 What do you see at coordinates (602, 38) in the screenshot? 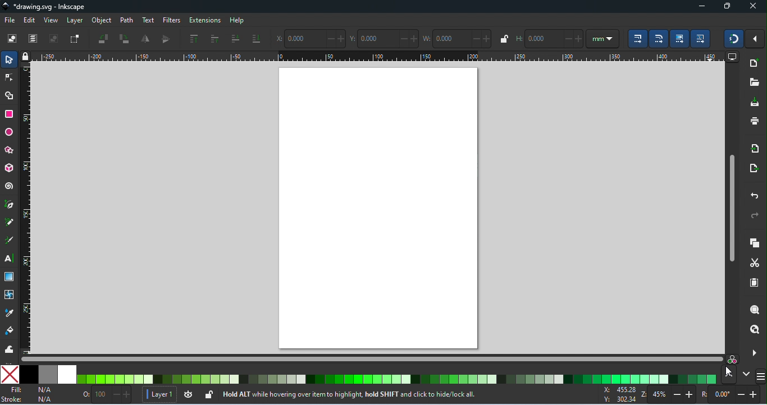
I see `select object parameters` at bounding box center [602, 38].